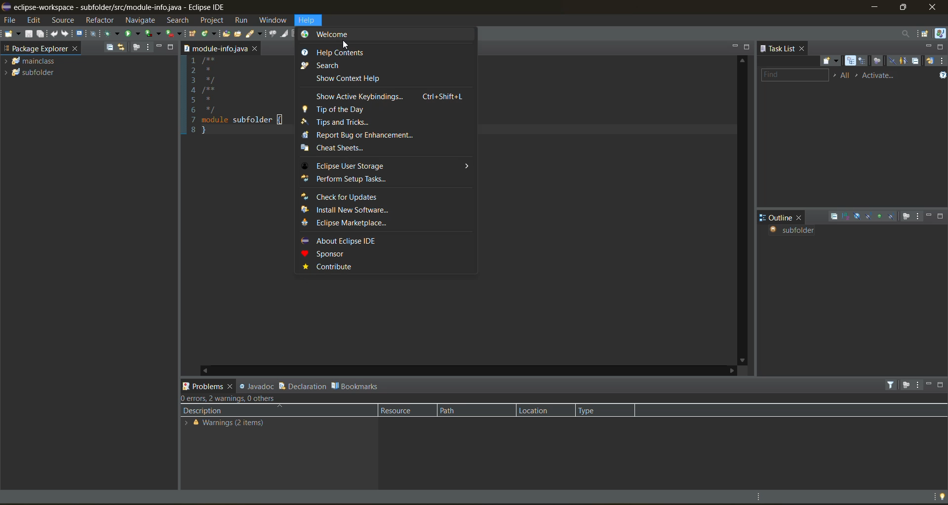 Image resolution: width=948 pixels, height=505 pixels. Describe the element at coordinates (67, 33) in the screenshot. I see `redo` at that location.